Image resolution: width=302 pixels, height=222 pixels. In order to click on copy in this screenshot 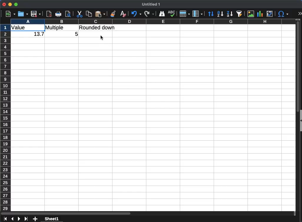, I will do `click(89, 14)`.